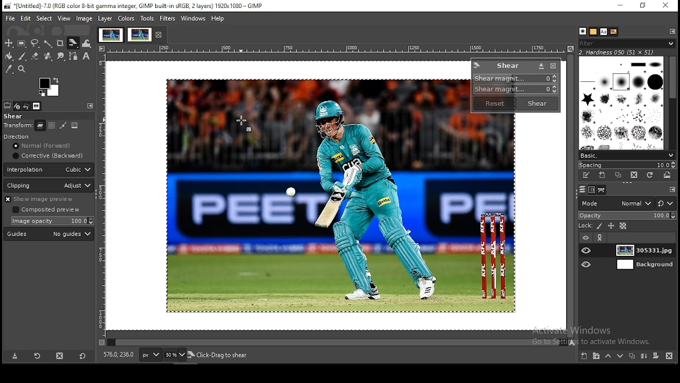 The height and width of the screenshot is (383, 680). What do you see at coordinates (151, 355) in the screenshot?
I see `units` at bounding box center [151, 355].